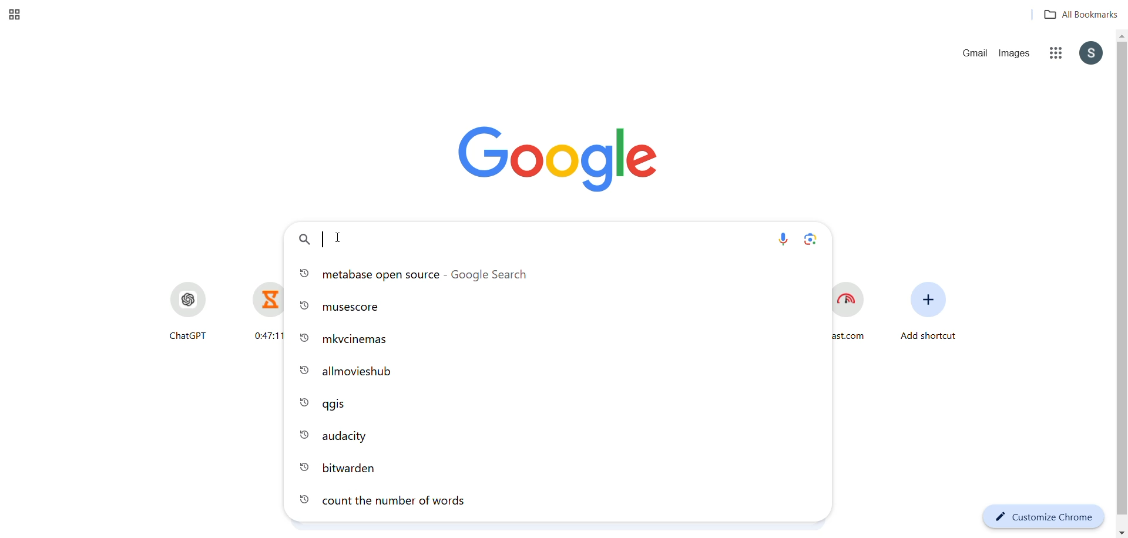  I want to click on search logo, so click(304, 241).